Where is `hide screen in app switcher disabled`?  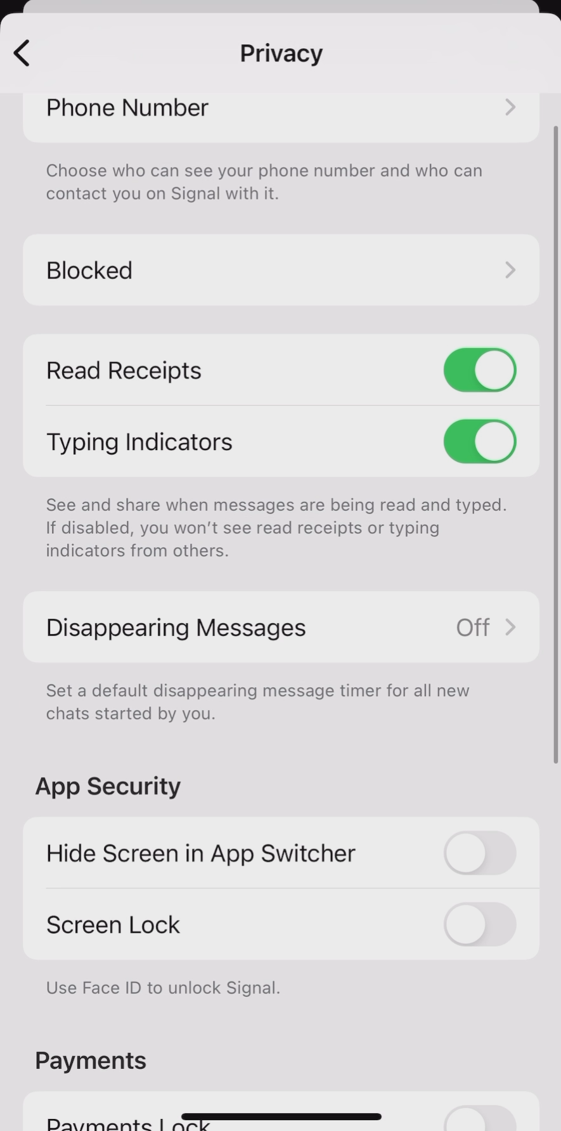 hide screen in app switcher disabled is located at coordinates (283, 854).